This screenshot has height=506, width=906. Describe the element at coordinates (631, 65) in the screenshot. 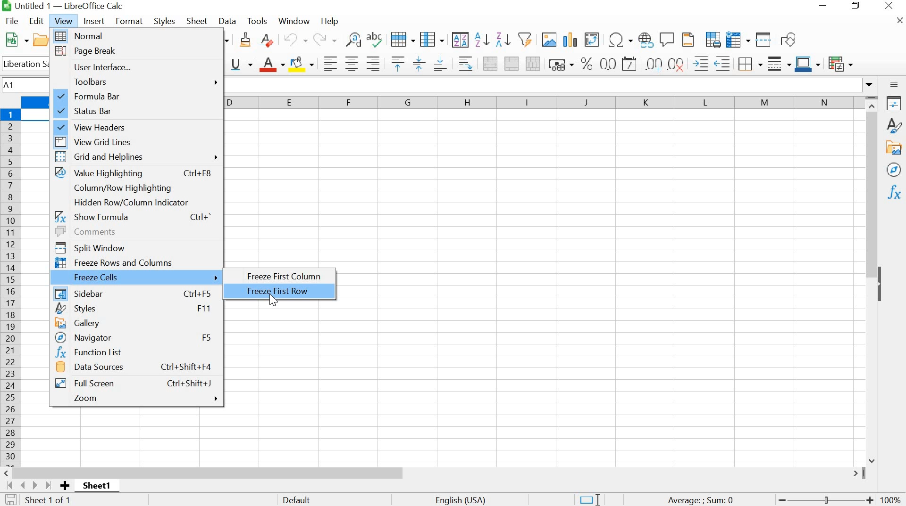

I see `FORMAT AS DATE` at that location.